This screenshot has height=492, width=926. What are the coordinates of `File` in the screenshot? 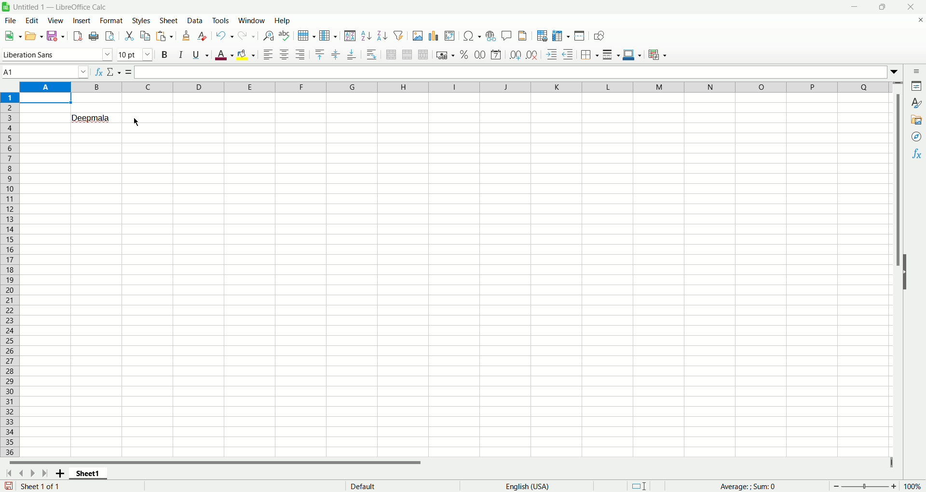 It's located at (11, 20).